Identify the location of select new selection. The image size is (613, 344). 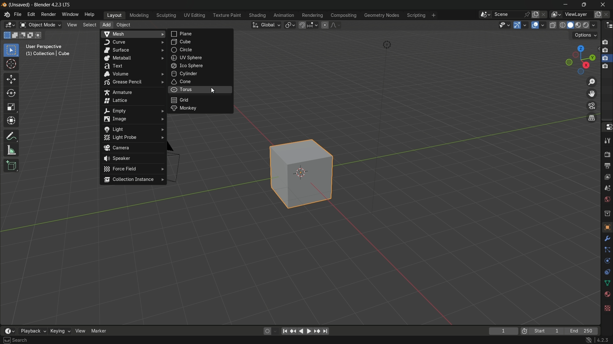
(6, 35).